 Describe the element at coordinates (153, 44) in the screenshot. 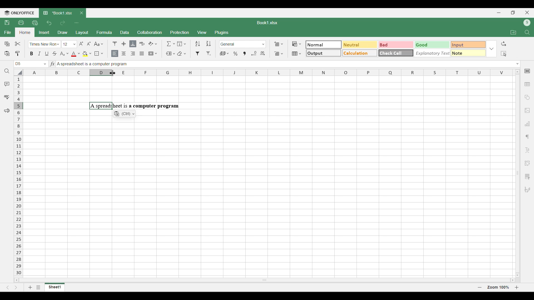

I see `Orientation options` at that location.